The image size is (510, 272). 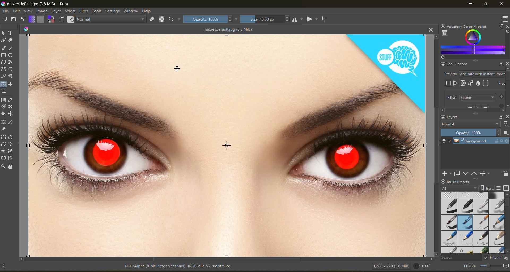 I want to click on create, so click(x=4, y=20).